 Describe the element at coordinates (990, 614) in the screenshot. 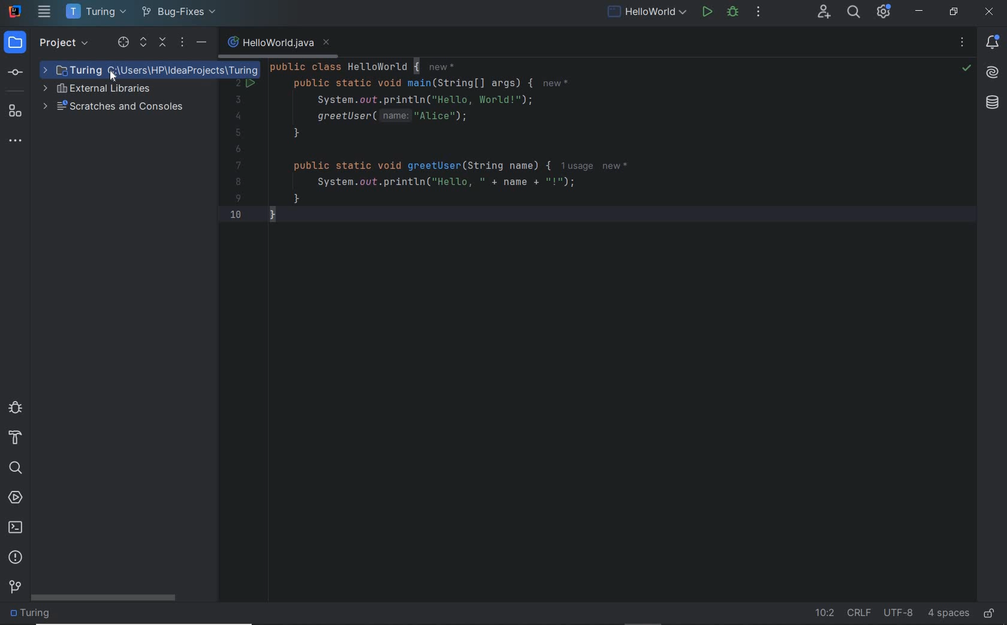

I see `make file ready only` at that location.